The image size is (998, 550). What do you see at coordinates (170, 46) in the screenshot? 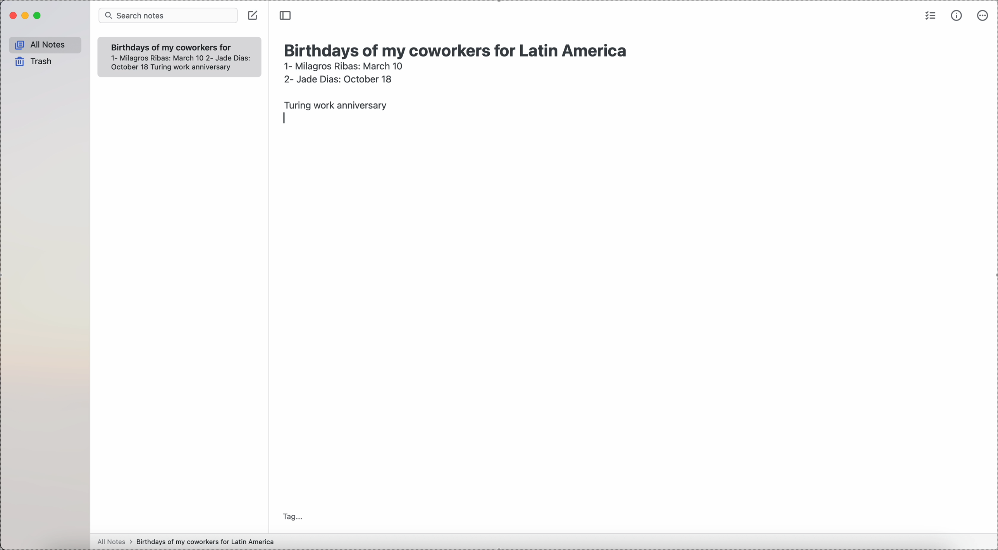
I see `Birthdays of my coworkers for Latin America` at bounding box center [170, 46].